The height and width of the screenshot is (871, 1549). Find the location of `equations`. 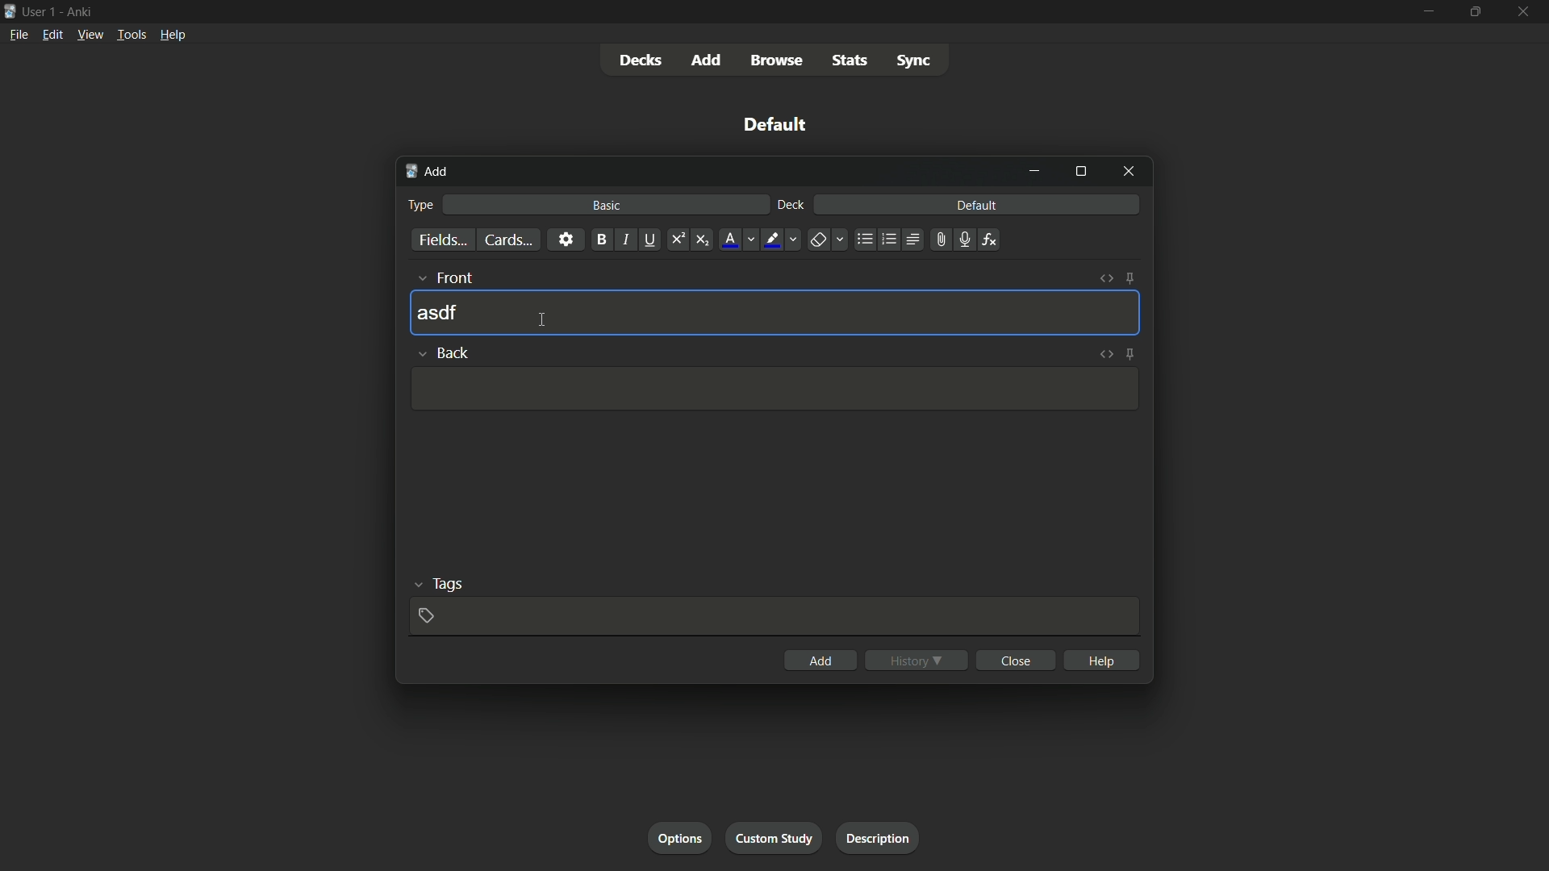

equations is located at coordinates (992, 240).